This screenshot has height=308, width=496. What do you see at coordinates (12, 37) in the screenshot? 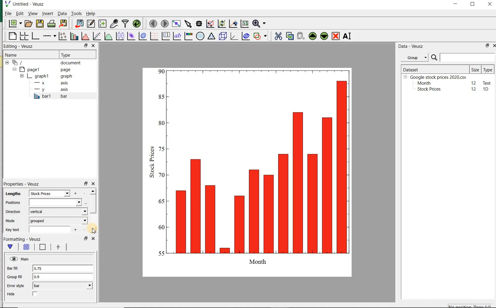
I see `blank page` at bounding box center [12, 37].